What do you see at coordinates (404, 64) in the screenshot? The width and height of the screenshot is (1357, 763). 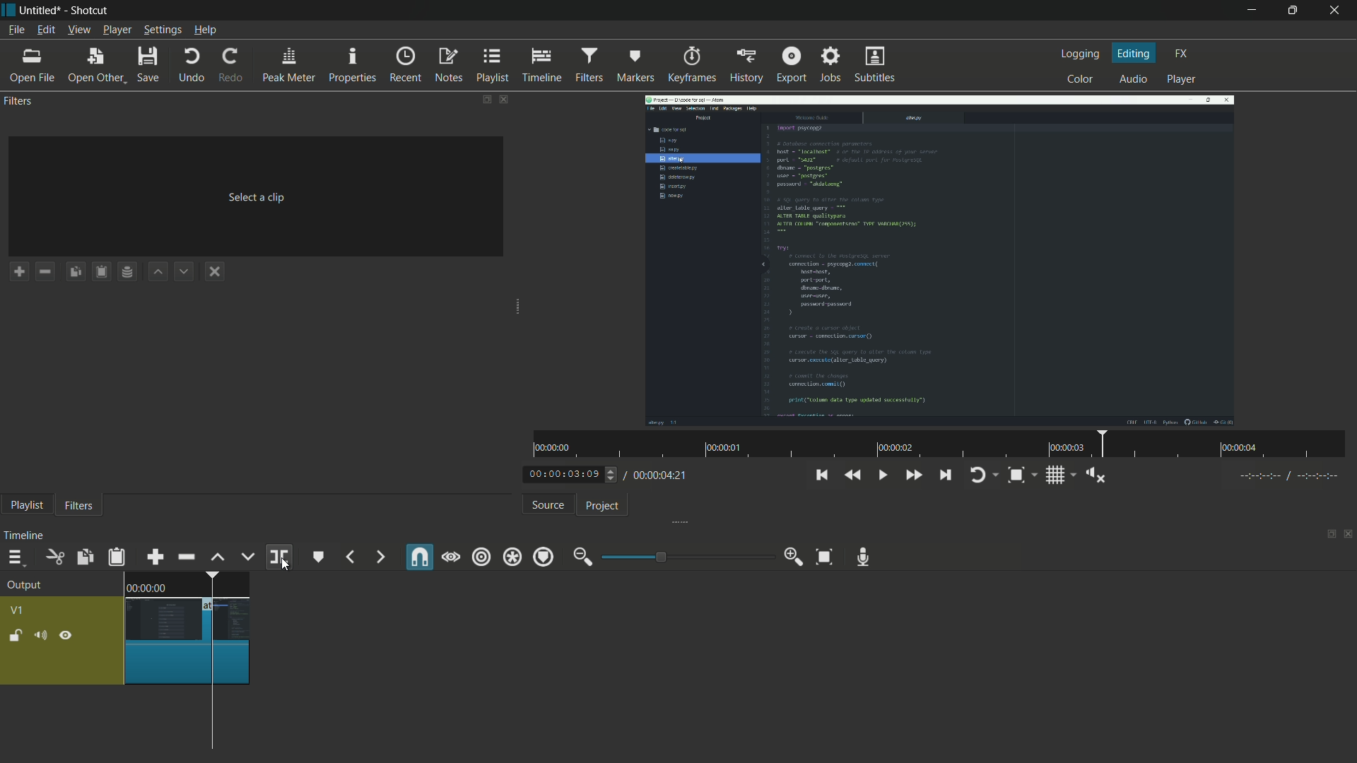 I see `recent` at bounding box center [404, 64].